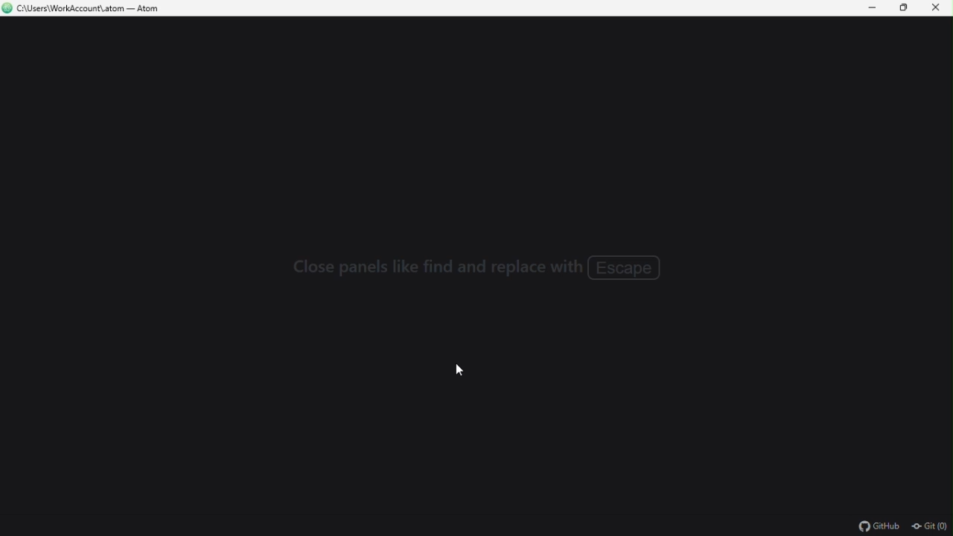  What do you see at coordinates (461, 372) in the screenshot?
I see `cursor` at bounding box center [461, 372].